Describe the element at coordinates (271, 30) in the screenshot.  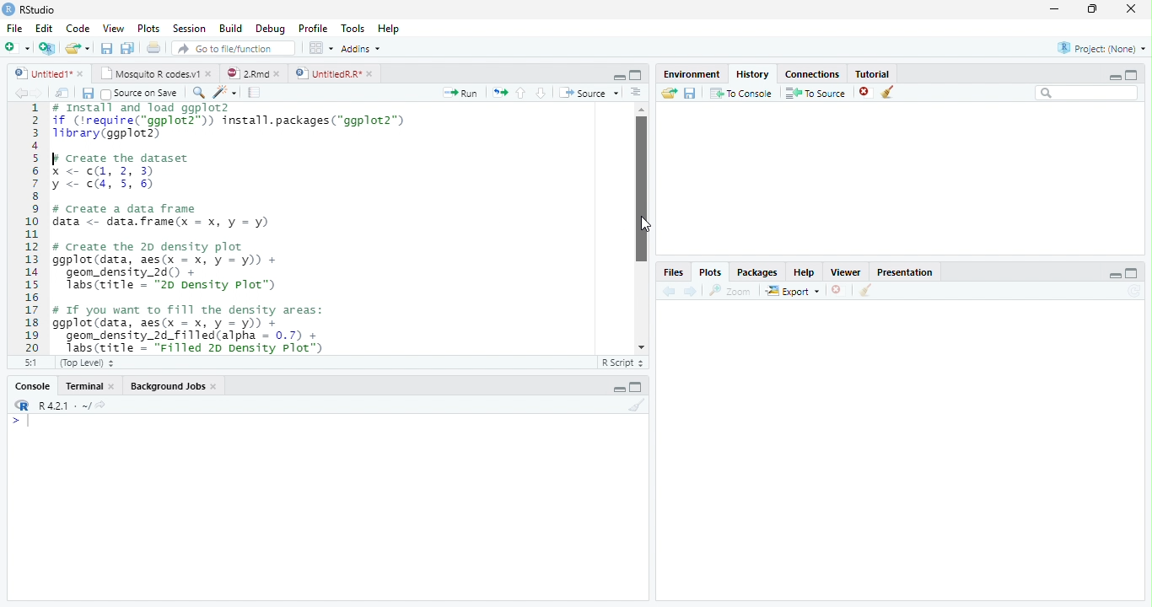
I see `Debug` at that location.